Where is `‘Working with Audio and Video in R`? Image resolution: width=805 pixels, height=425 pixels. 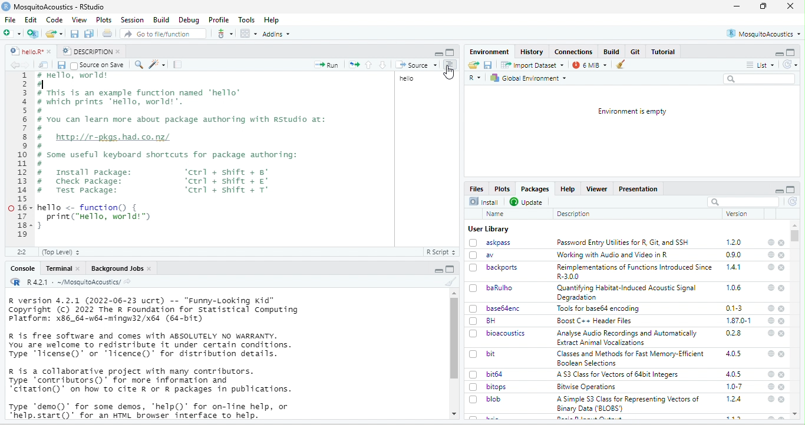
‘Working with Audio and Video in R is located at coordinates (612, 254).